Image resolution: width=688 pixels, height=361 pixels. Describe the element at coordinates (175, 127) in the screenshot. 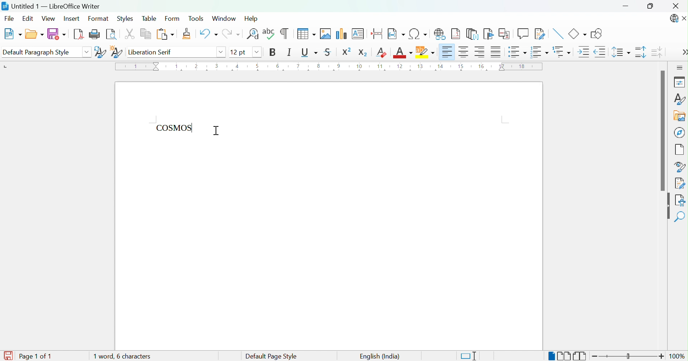

I see `COSMOS` at that location.